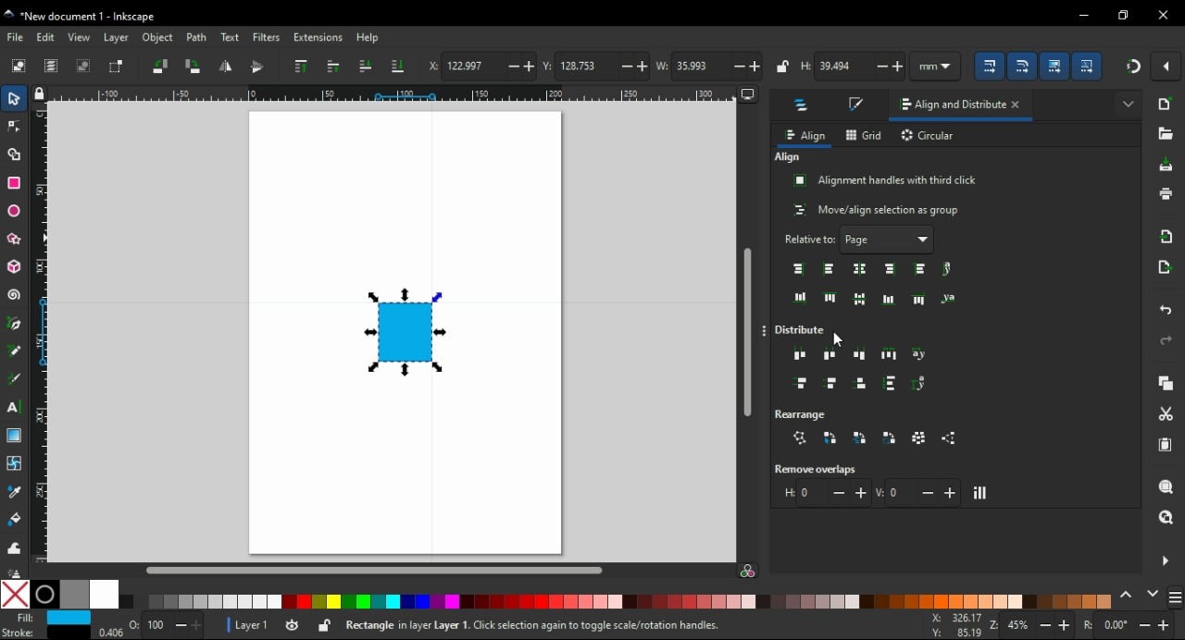 This screenshot has height=640, width=1185. What do you see at coordinates (408, 332) in the screenshot?
I see `shape` at bounding box center [408, 332].